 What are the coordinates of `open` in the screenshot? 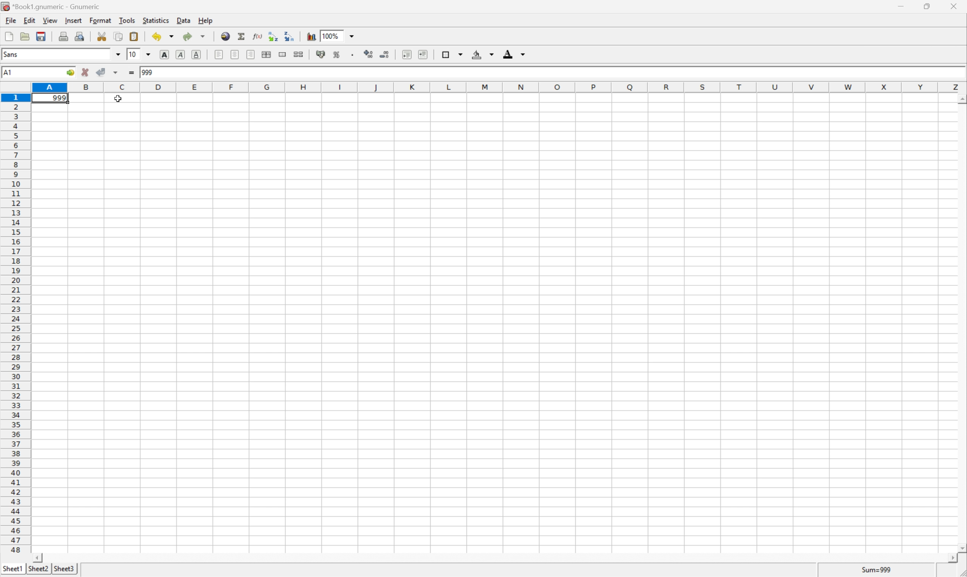 It's located at (25, 35).